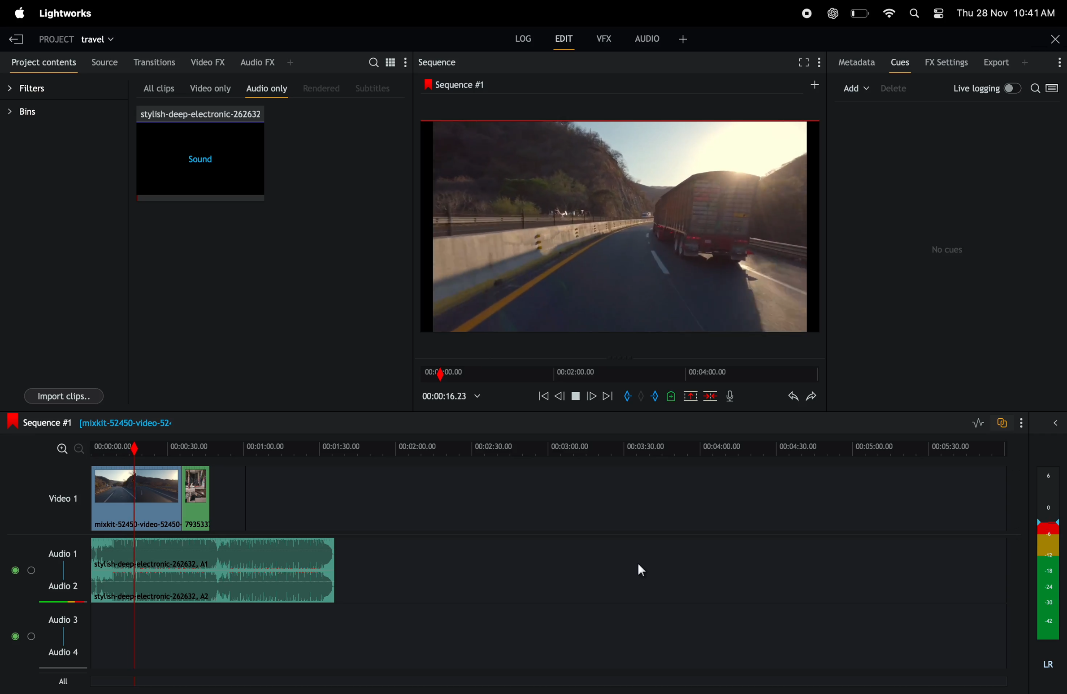  Describe the element at coordinates (855, 62) in the screenshot. I see `meta data` at that location.